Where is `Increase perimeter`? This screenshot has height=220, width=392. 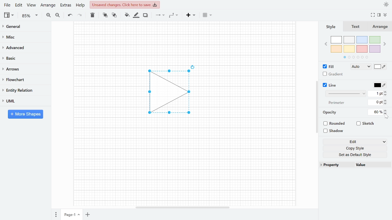
Increase perimeter is located at coordinates (386, 101).